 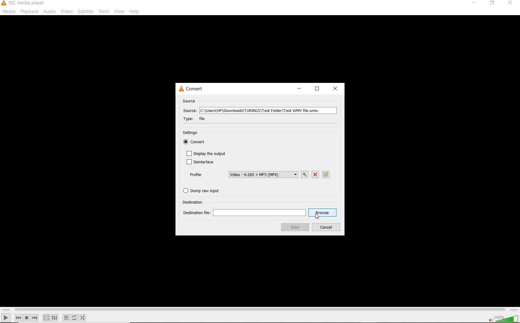 I want to click on CLOSE, so click(x=336, y=89).